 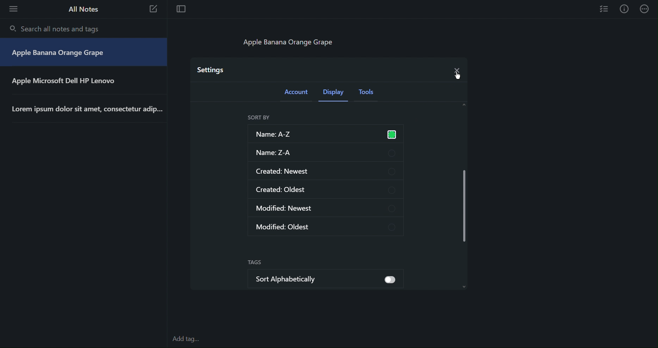 What do you see at coordinates (82, 9) in the screenshot?
I see `All Notes` at bounding box center [82, 9].